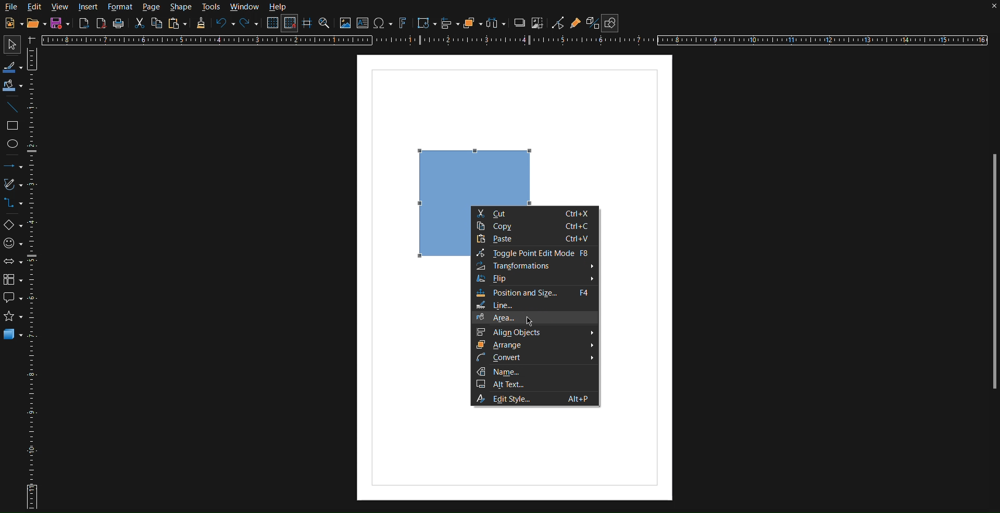  Describe the element at coordinates (292, 24) in the screenshot. I see `Snap to Grid` at that location.